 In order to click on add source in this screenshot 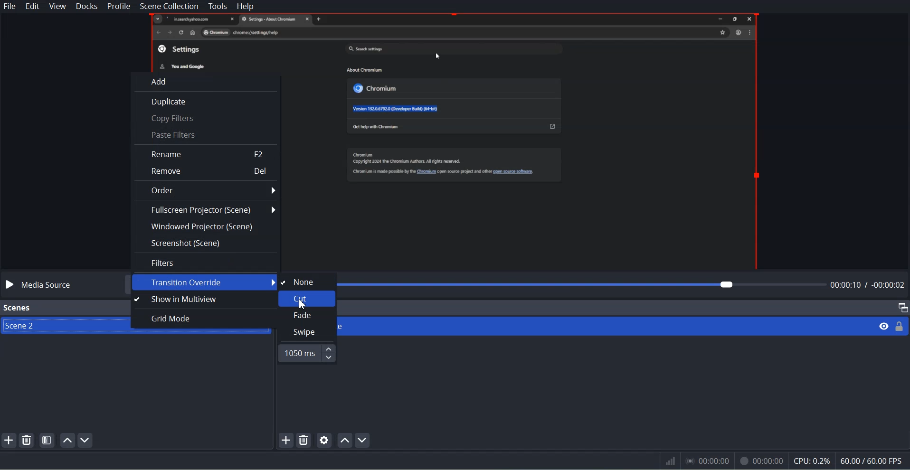, I will do `click(285, 440)`.